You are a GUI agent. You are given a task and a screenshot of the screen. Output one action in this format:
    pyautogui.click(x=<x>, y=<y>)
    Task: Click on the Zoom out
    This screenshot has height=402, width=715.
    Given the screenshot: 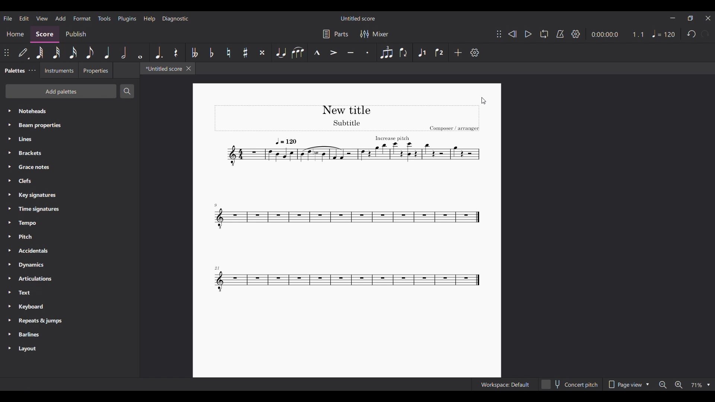 What is the action you would take?
    pyautogui.click(x=662, y=385)
    